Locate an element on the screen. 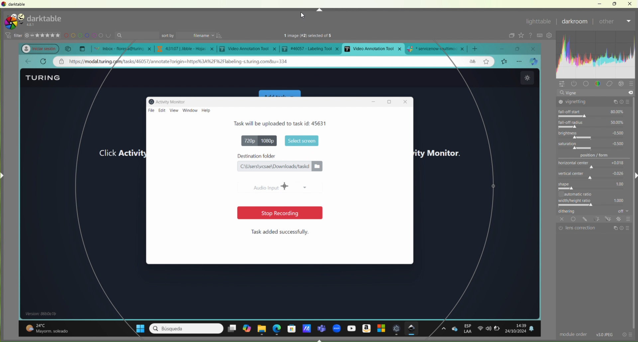  shape is located at coordinates (593, 186).